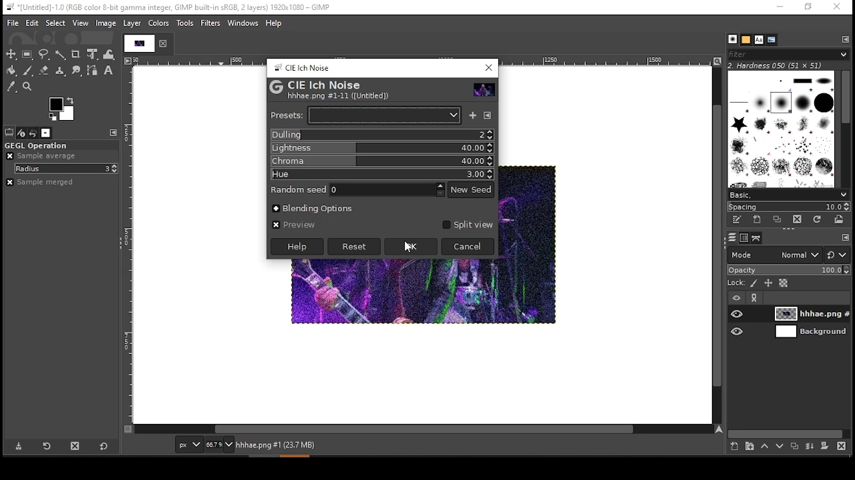  What do you see at coordinates (75, 445) in the screenshot?
I see `delete tool preset` at bounding box center [75, 445].